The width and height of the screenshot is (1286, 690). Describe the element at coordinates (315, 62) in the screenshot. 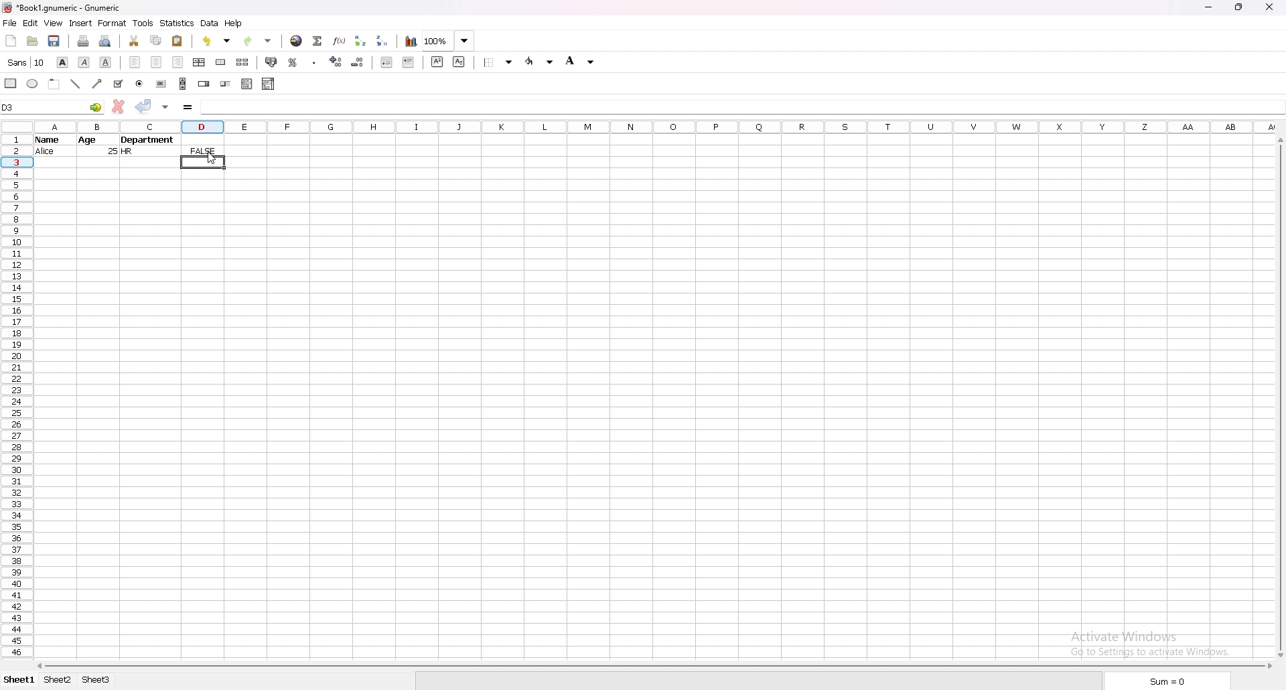

I see `thousands separator` at that location.